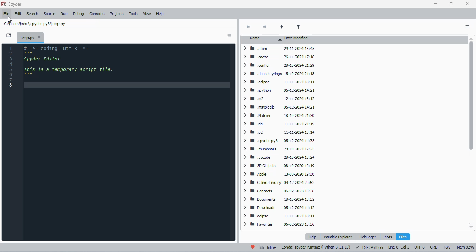  What do you see at coordinates (278, 208) in the screenshot?
I see `> B® Downloads 05-12-2024 14:12` at bounding box center [278, 208].